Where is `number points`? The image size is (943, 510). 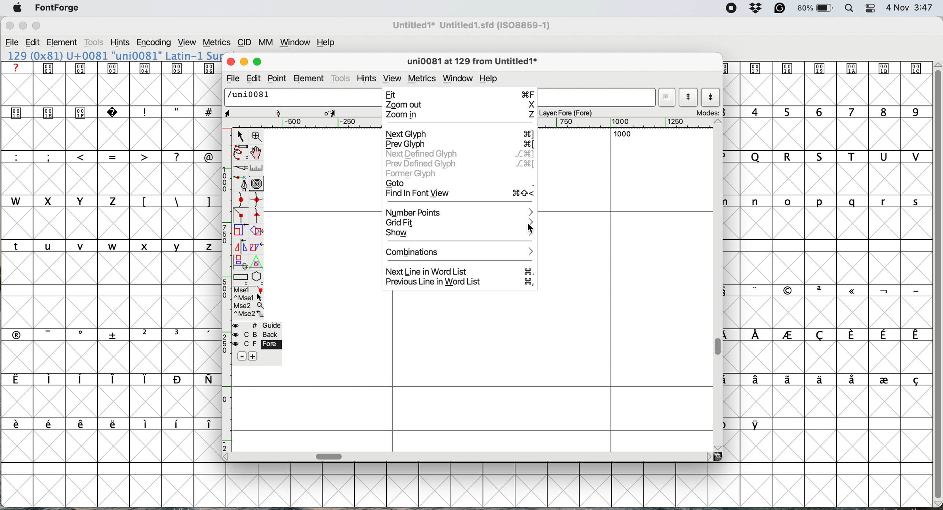
number points is located at coordinates (460, 212).